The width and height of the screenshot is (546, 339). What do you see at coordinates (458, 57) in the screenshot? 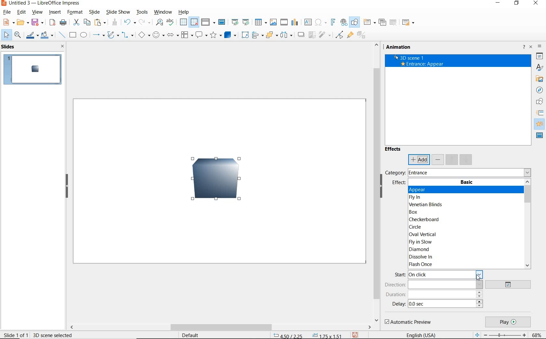
I see `3D Scene 1` at bounding box center [458, 57].